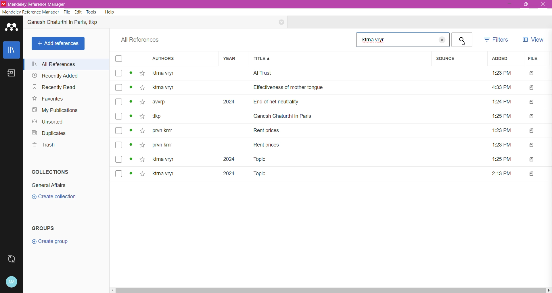 This screenshot has height=293, width=552. What do you see at coordinates (48, 99) in the screenshot?
I see `Favorites` at bounding box center [48, 99].